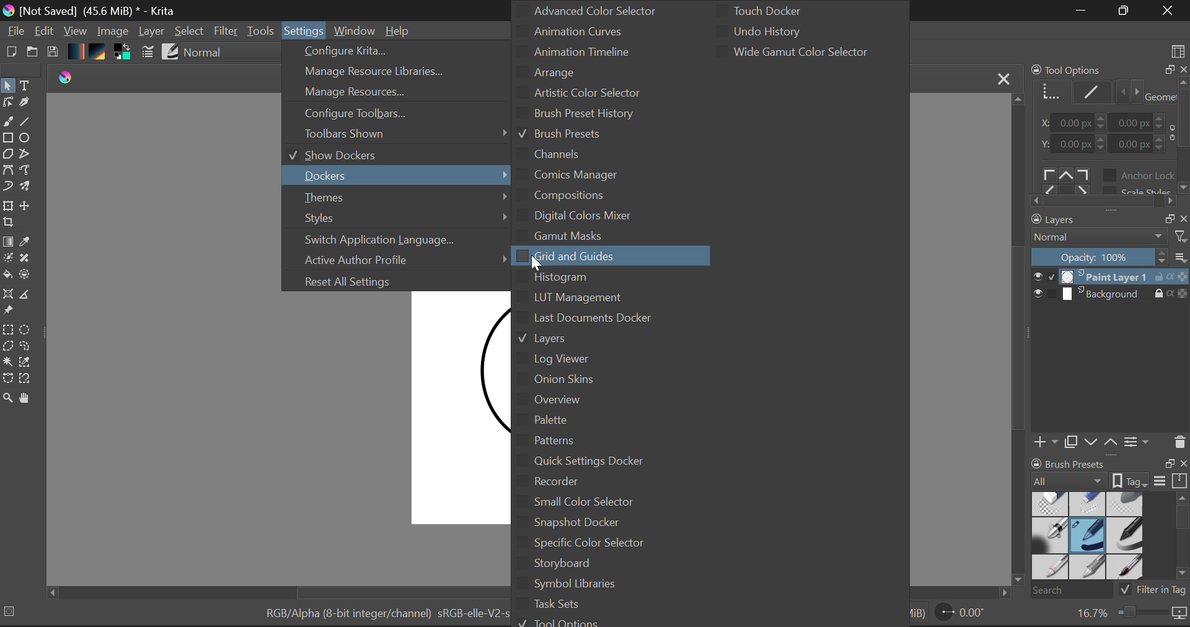 The width and height of the screenshot is (1190, 627). What do you see at coordinates (7, 155) in the screenshot?
I see `Polygon` at bounding box center [7, 155].